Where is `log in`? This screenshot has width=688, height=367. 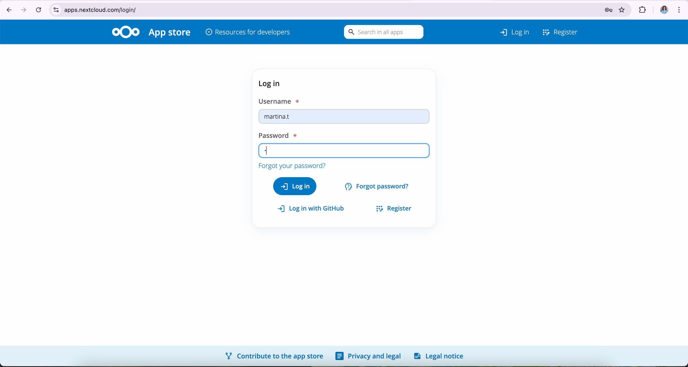 log in is located at coordinates (271, 84).